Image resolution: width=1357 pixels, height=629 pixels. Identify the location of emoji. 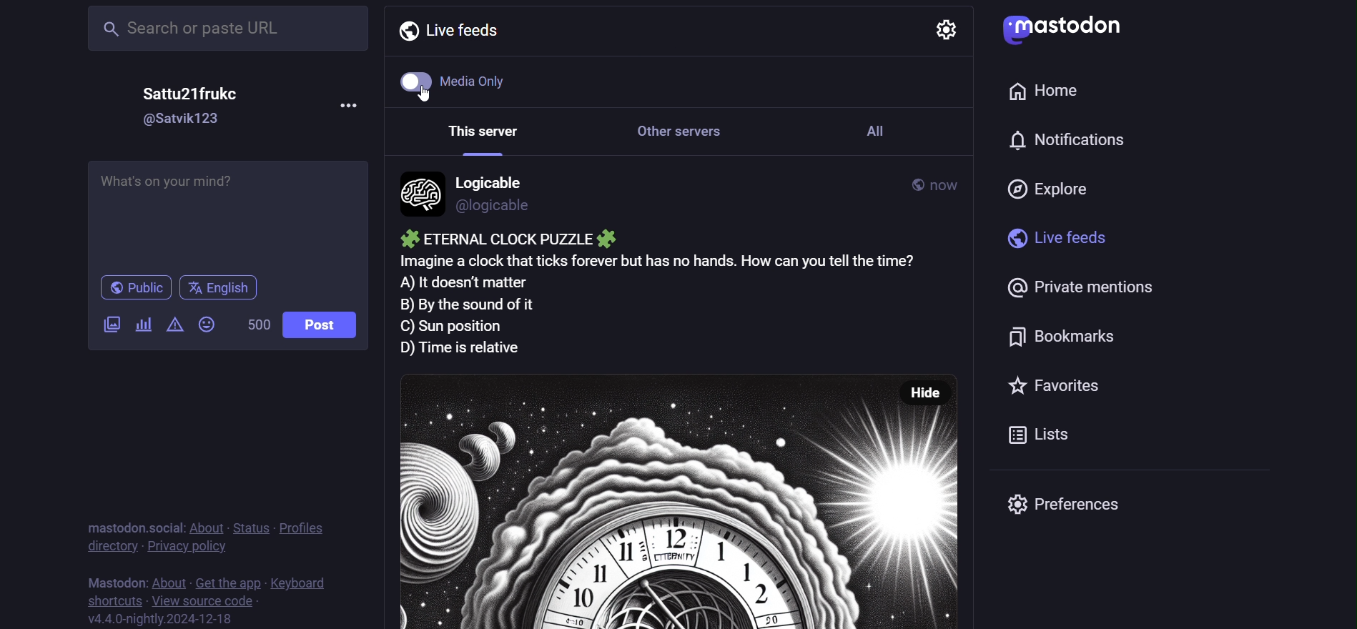
(204, 324).